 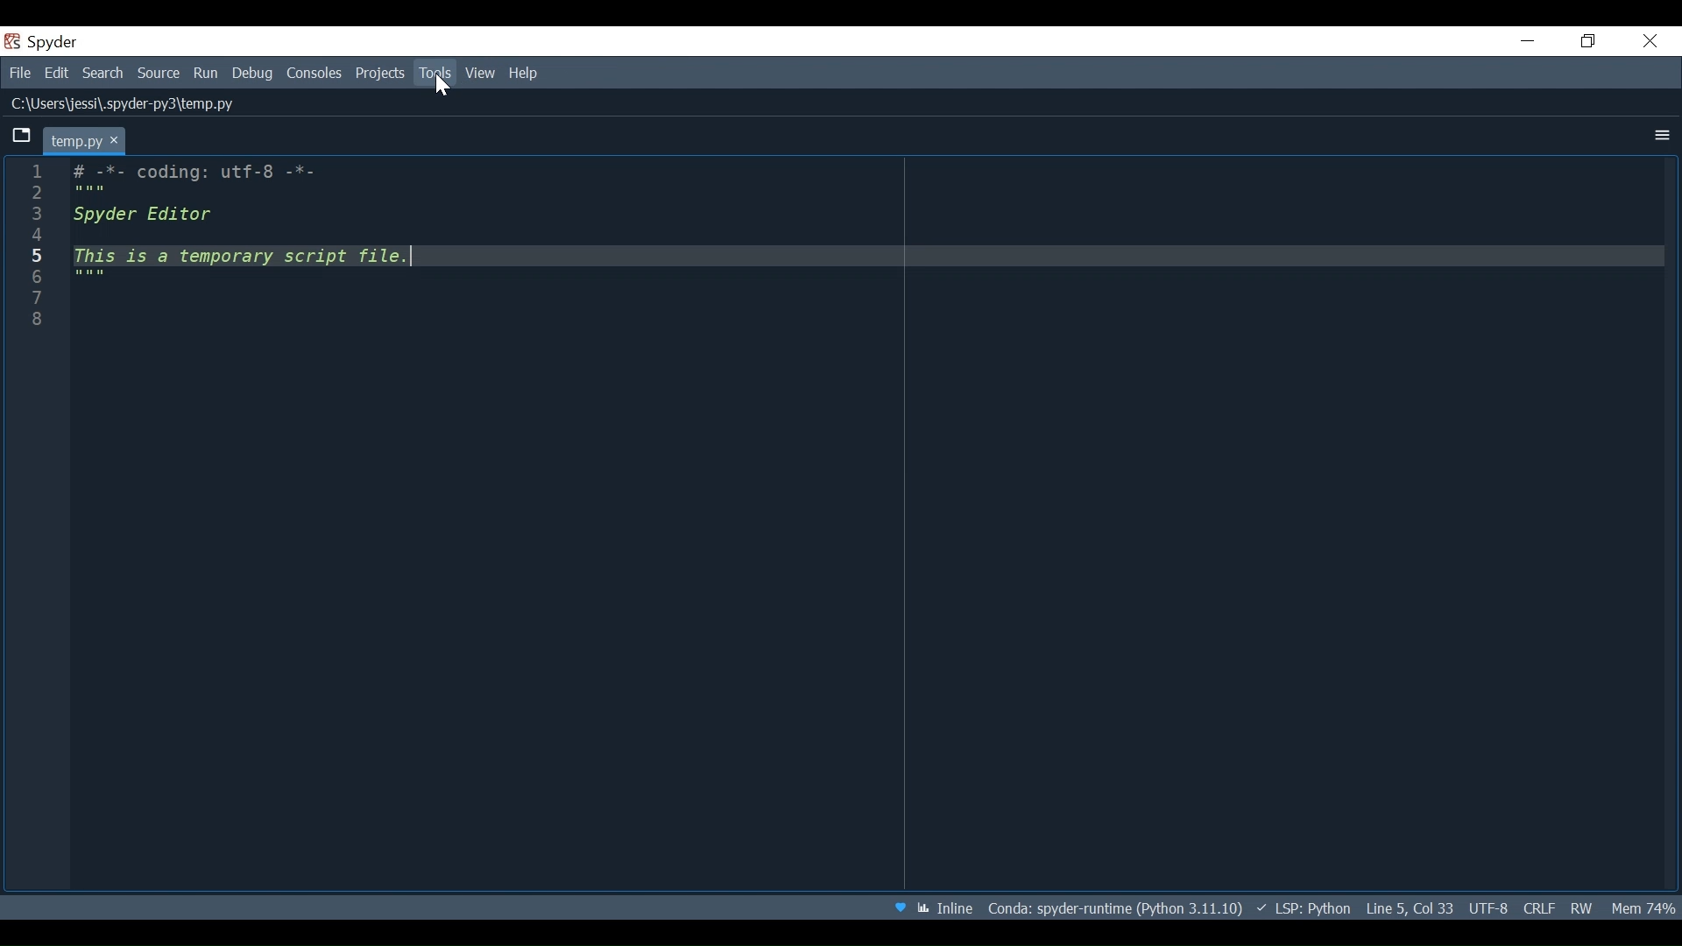 I want to click on Tools, so click(x=434, y=73).